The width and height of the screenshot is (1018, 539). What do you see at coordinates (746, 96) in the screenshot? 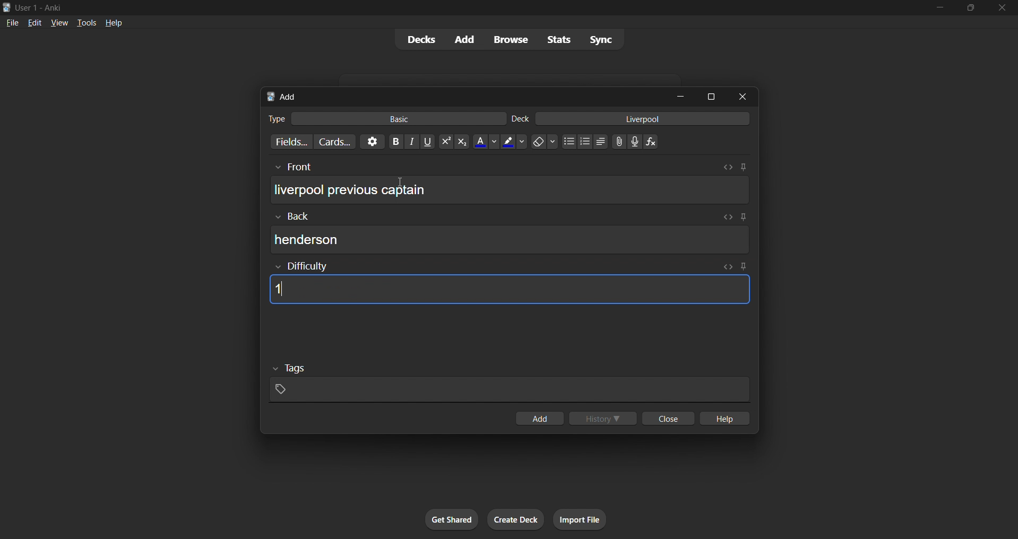
I see `close` at bounding box center [746, 96].